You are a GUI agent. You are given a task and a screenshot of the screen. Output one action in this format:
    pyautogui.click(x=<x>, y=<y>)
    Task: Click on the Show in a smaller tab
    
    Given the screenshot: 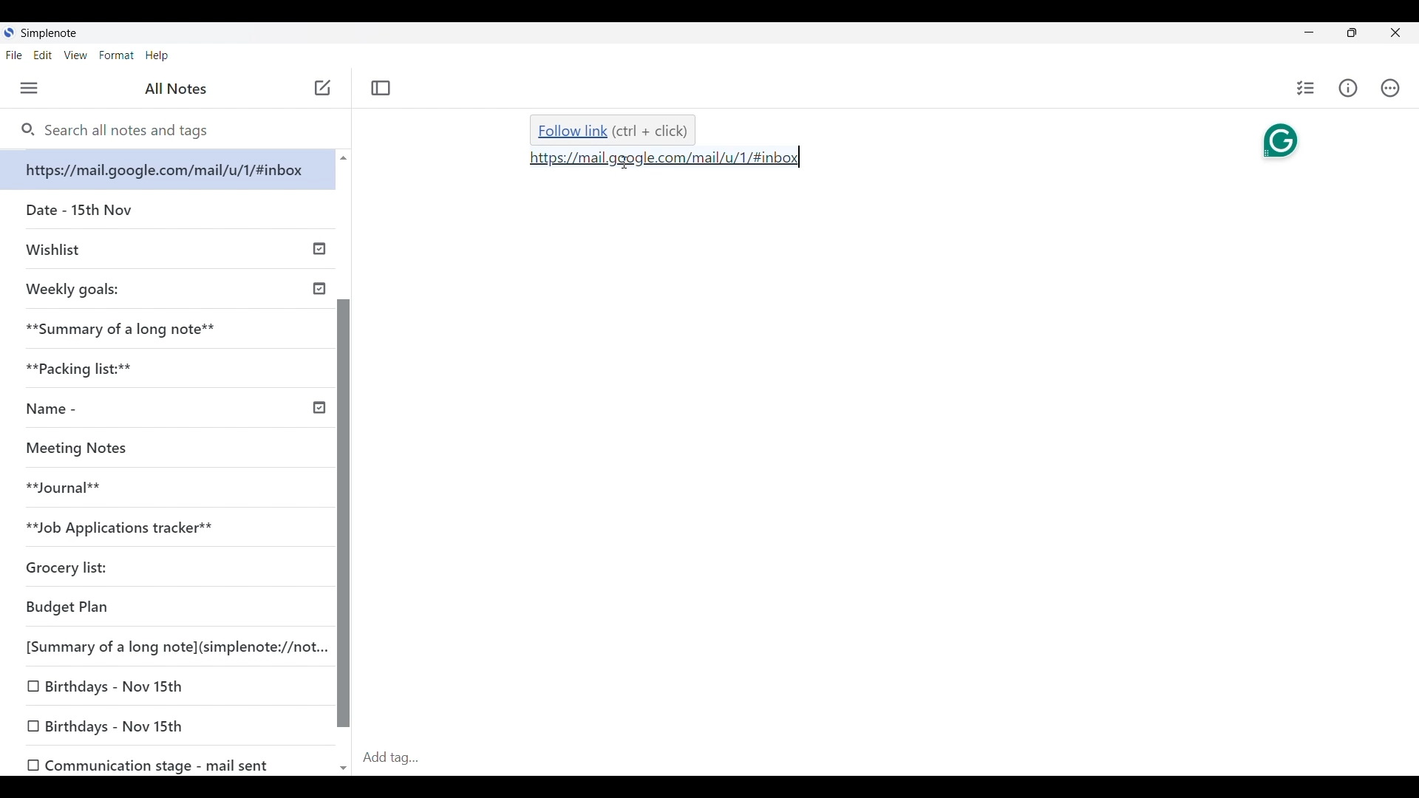 What is the action you would take?
    pyautogui.click(x=1352, y=33)
    